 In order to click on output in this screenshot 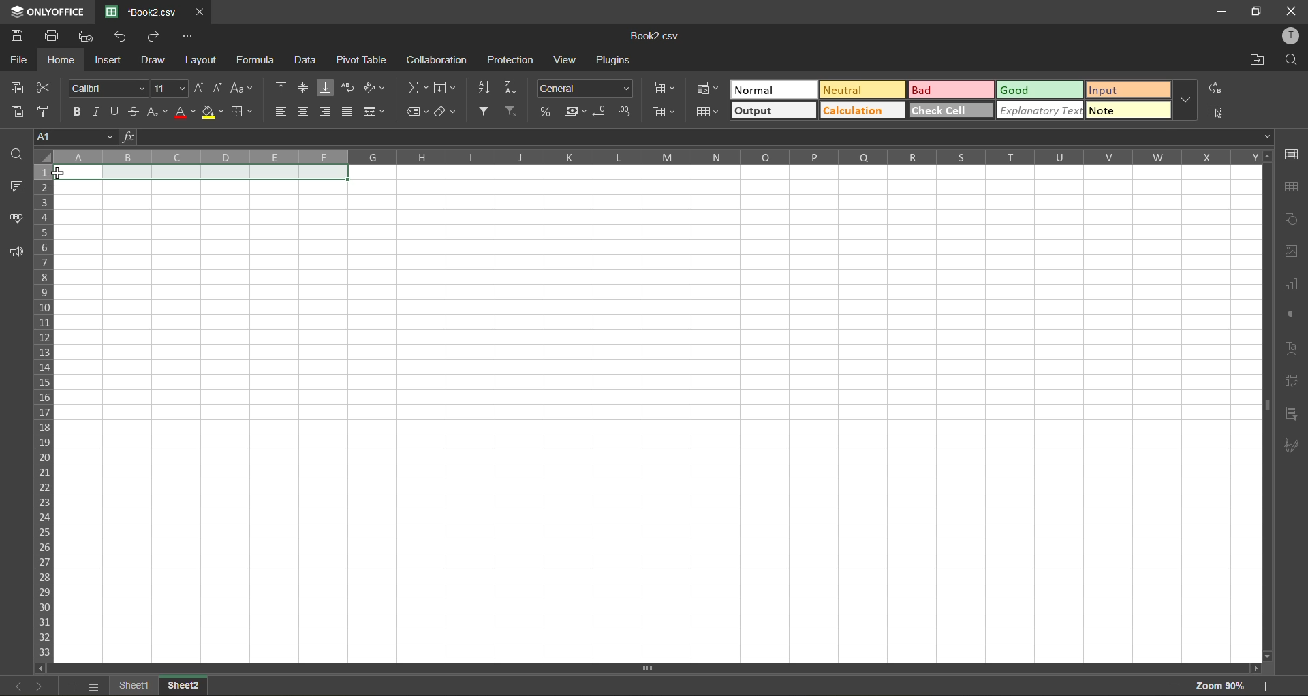, I will do `click(774, 112)`.